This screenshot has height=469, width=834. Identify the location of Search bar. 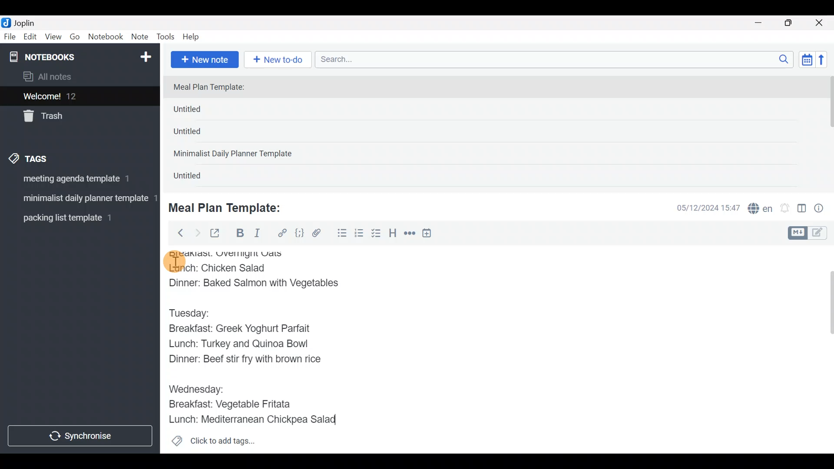
(556, 58).